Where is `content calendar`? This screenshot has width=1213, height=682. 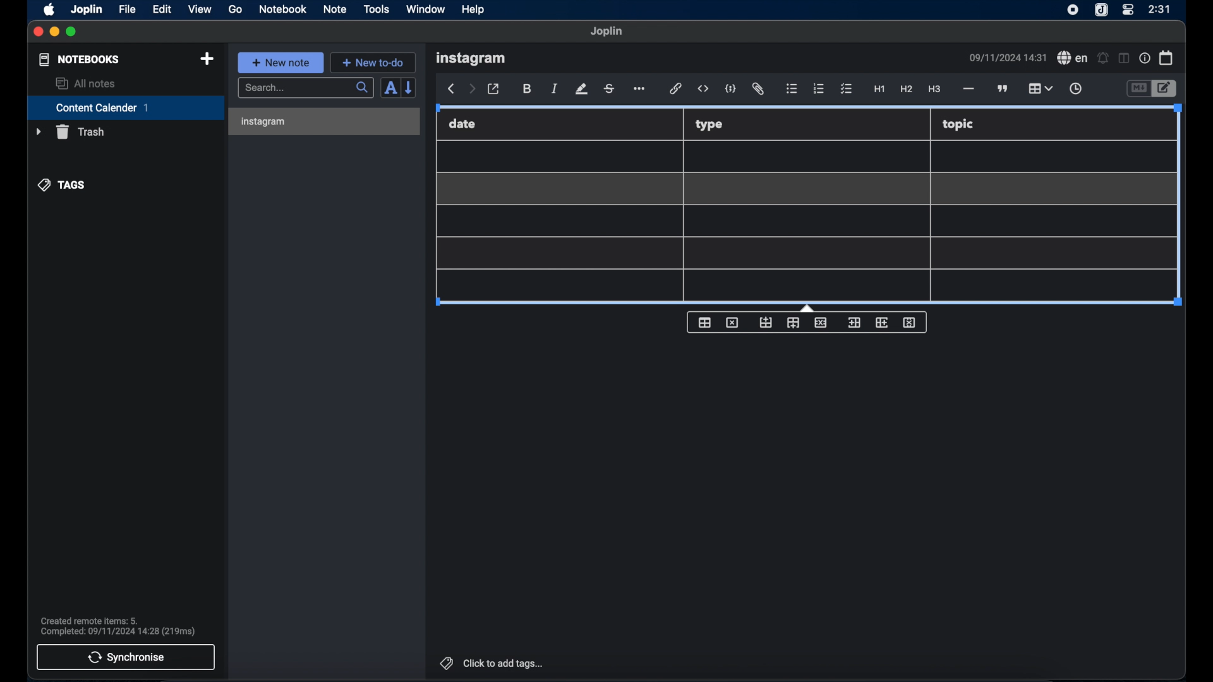
content calendar is located at coordinates (126, 107).